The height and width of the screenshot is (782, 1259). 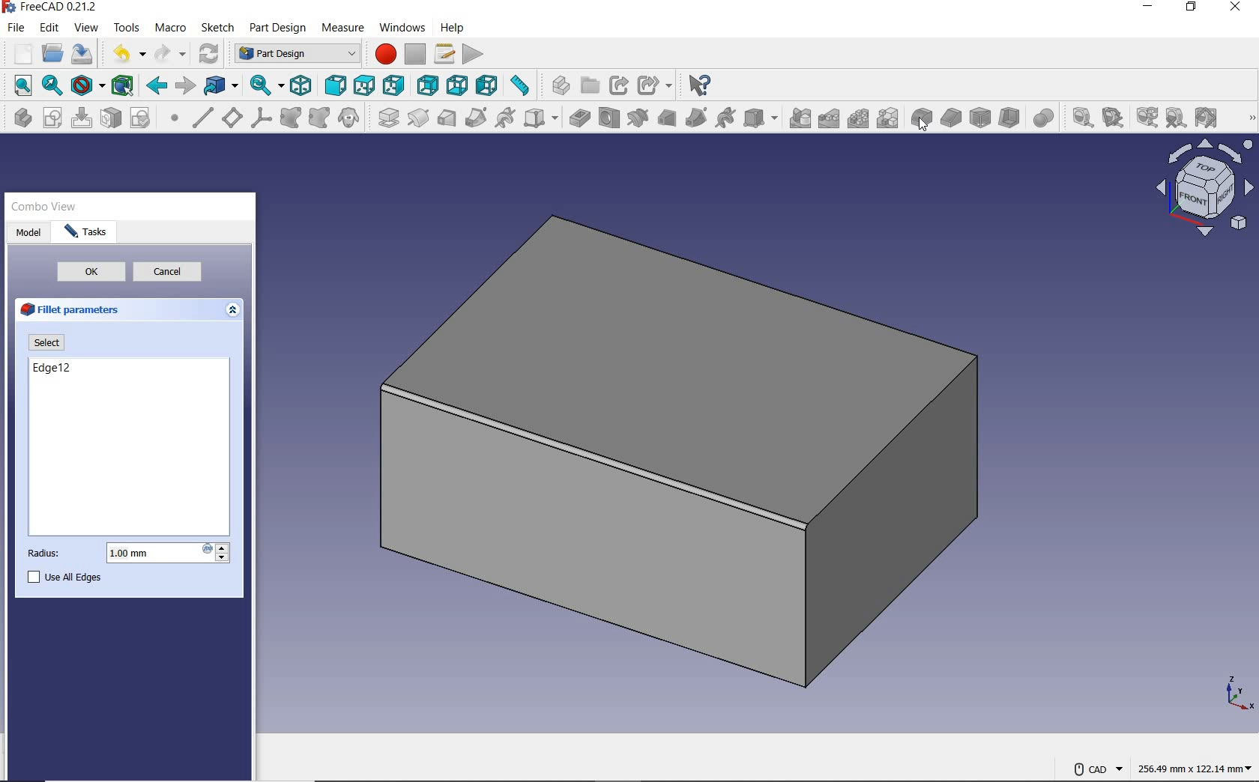 I want to click on hole, so click(x=610, y=119).